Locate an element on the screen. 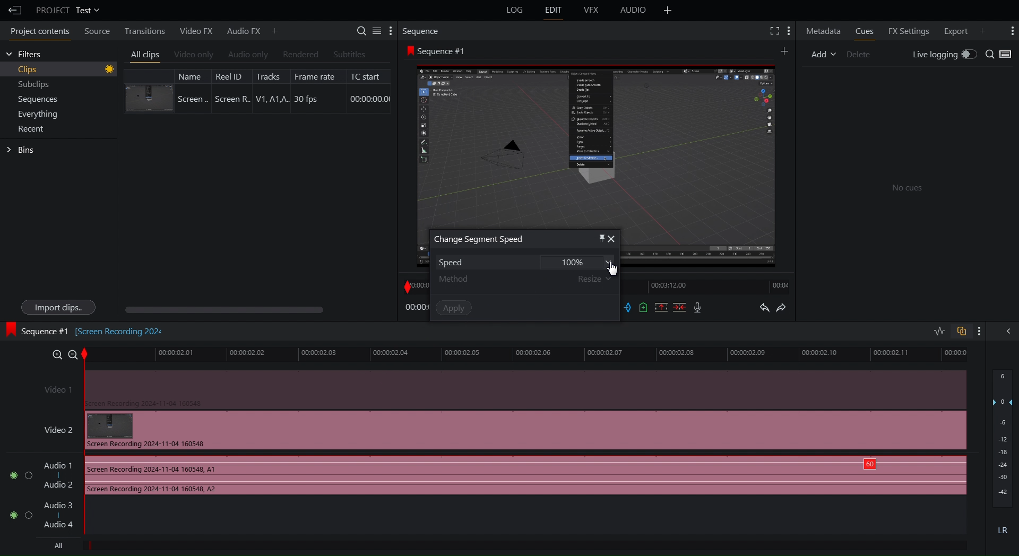 The width and height of the screenshot is (1019, 556). Change Segment Speed is located at coordinates (479, 239).